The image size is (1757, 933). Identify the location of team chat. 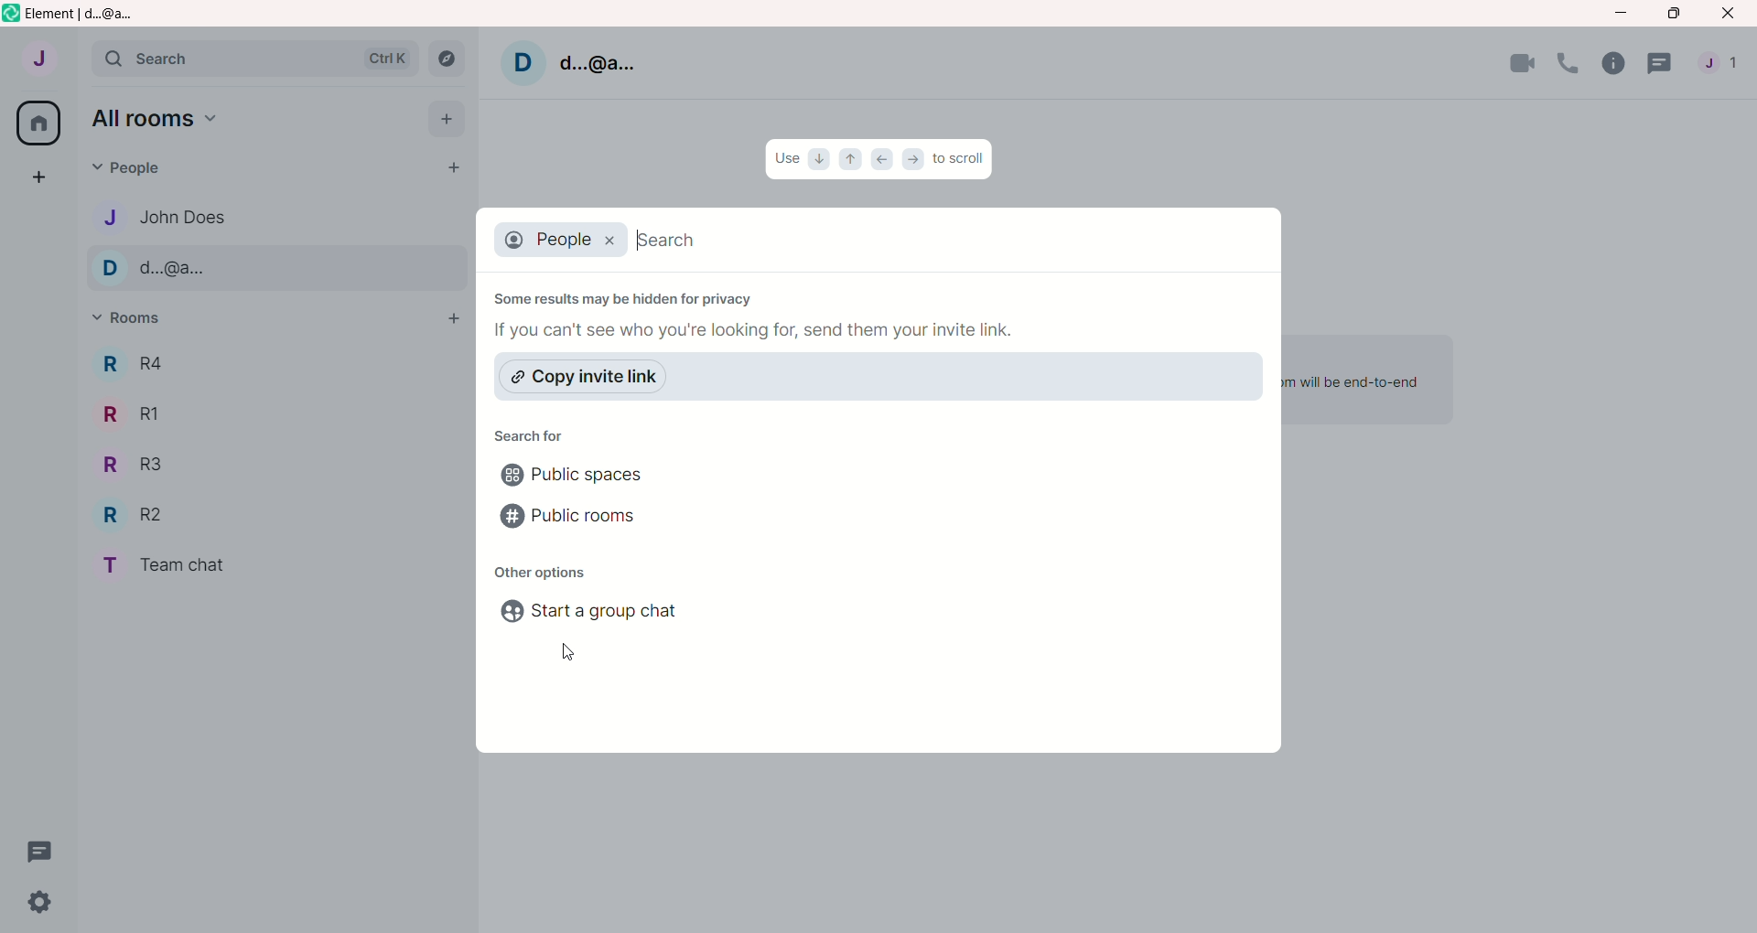
(177, 567).